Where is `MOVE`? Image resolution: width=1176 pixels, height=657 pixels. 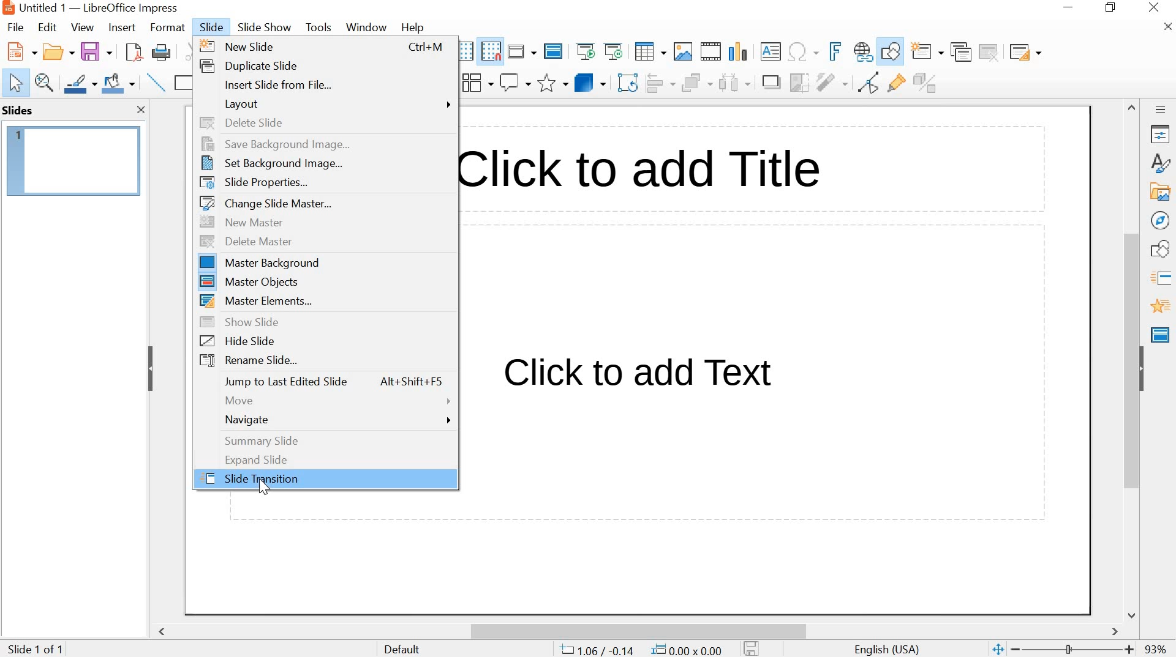 MOVE is located at coordinates (322, 400).